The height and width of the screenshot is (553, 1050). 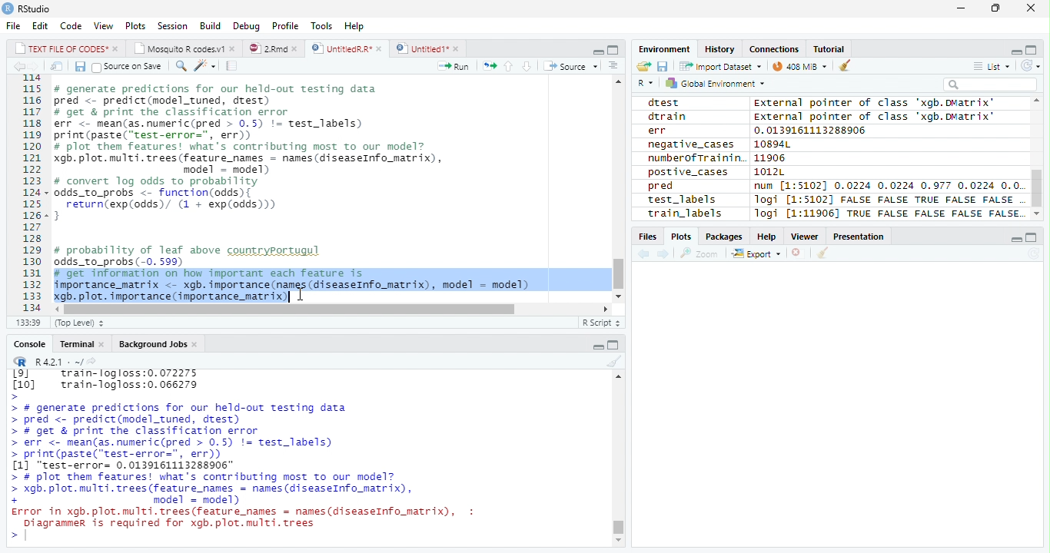 I want to click on R, so click(x=18, y=361).